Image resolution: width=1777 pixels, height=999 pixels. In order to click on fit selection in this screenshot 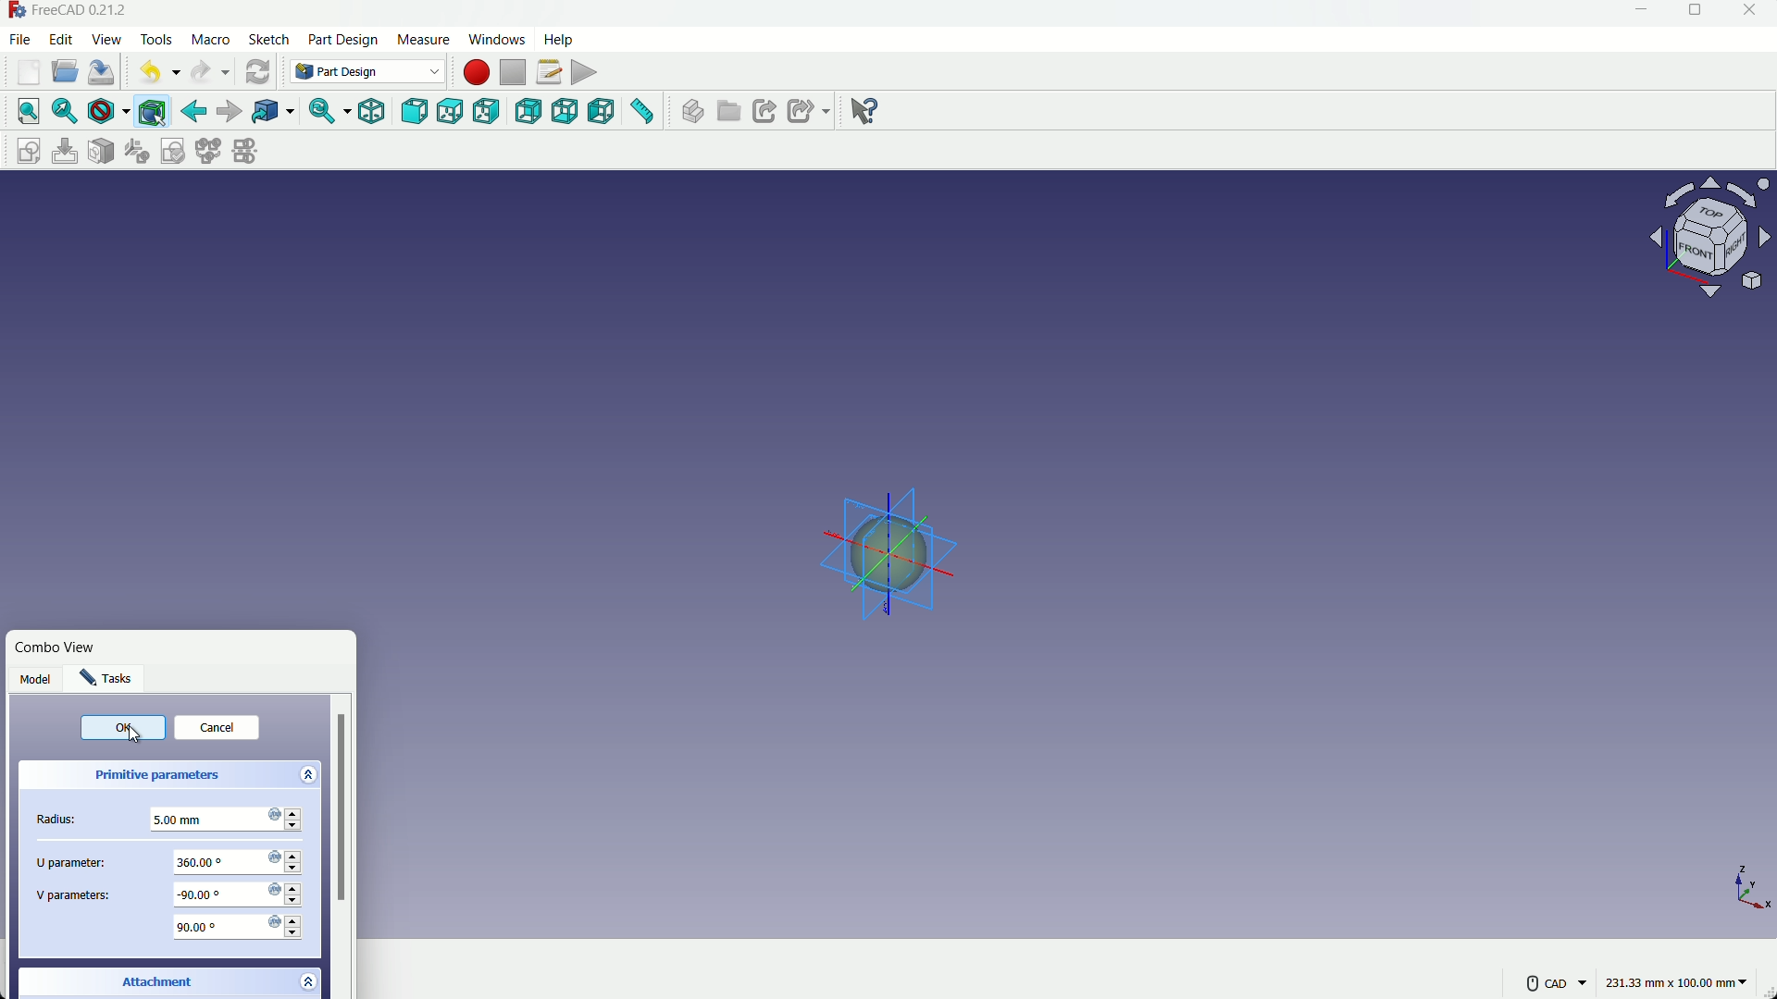, I will do `click(67, 113)`.